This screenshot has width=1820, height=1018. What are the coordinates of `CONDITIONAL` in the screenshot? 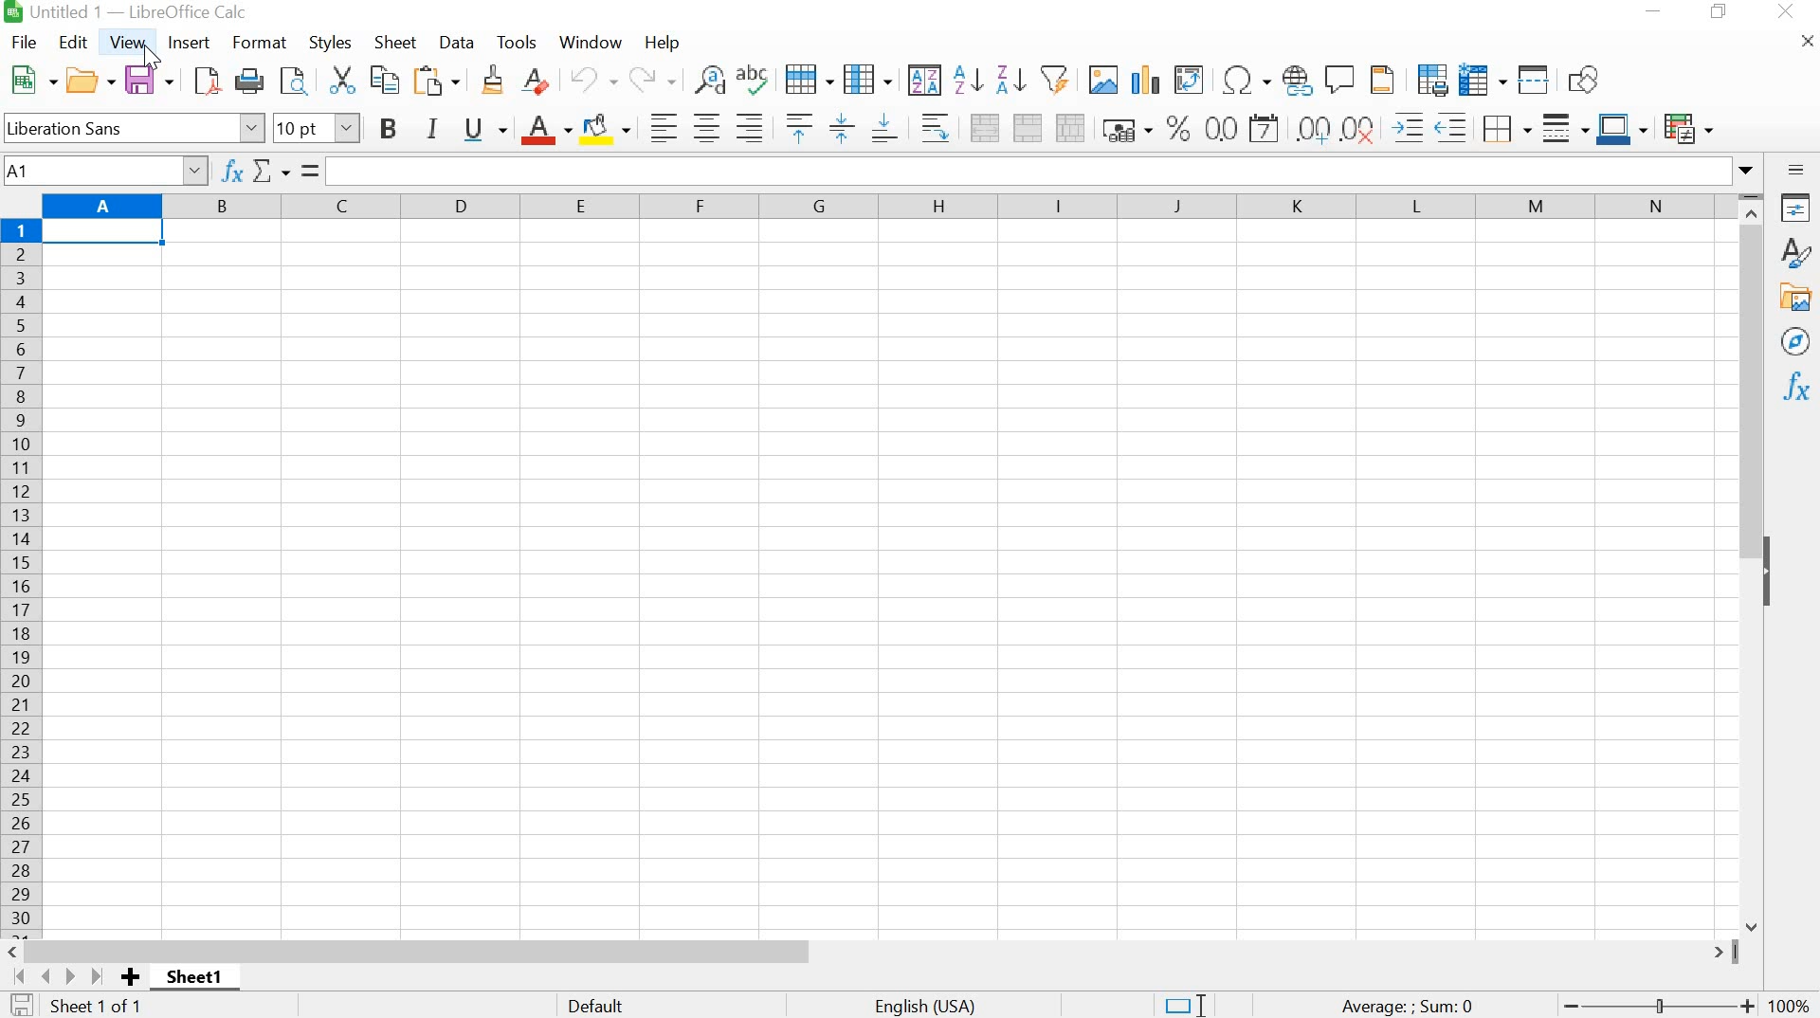 It's located at (1693, 125).